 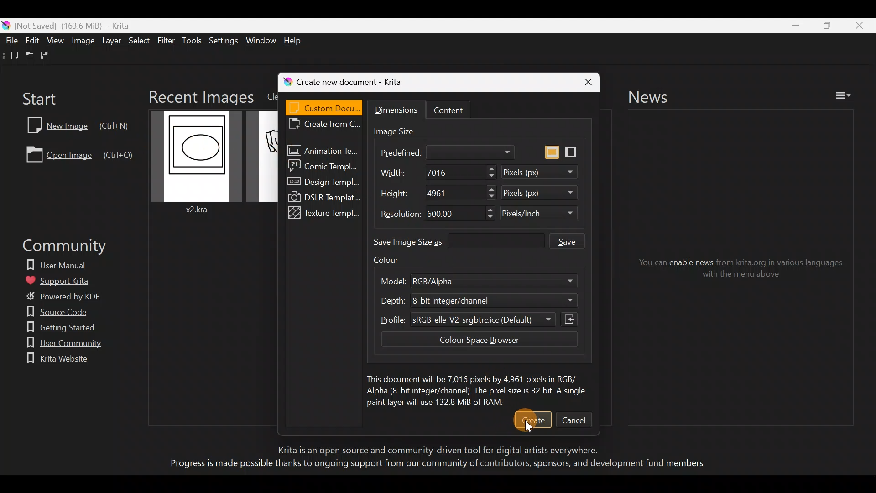 What do you see at coordinates (65, 278) in the screenshot?
I see `Support Krita` at bounding box center [65, 278].